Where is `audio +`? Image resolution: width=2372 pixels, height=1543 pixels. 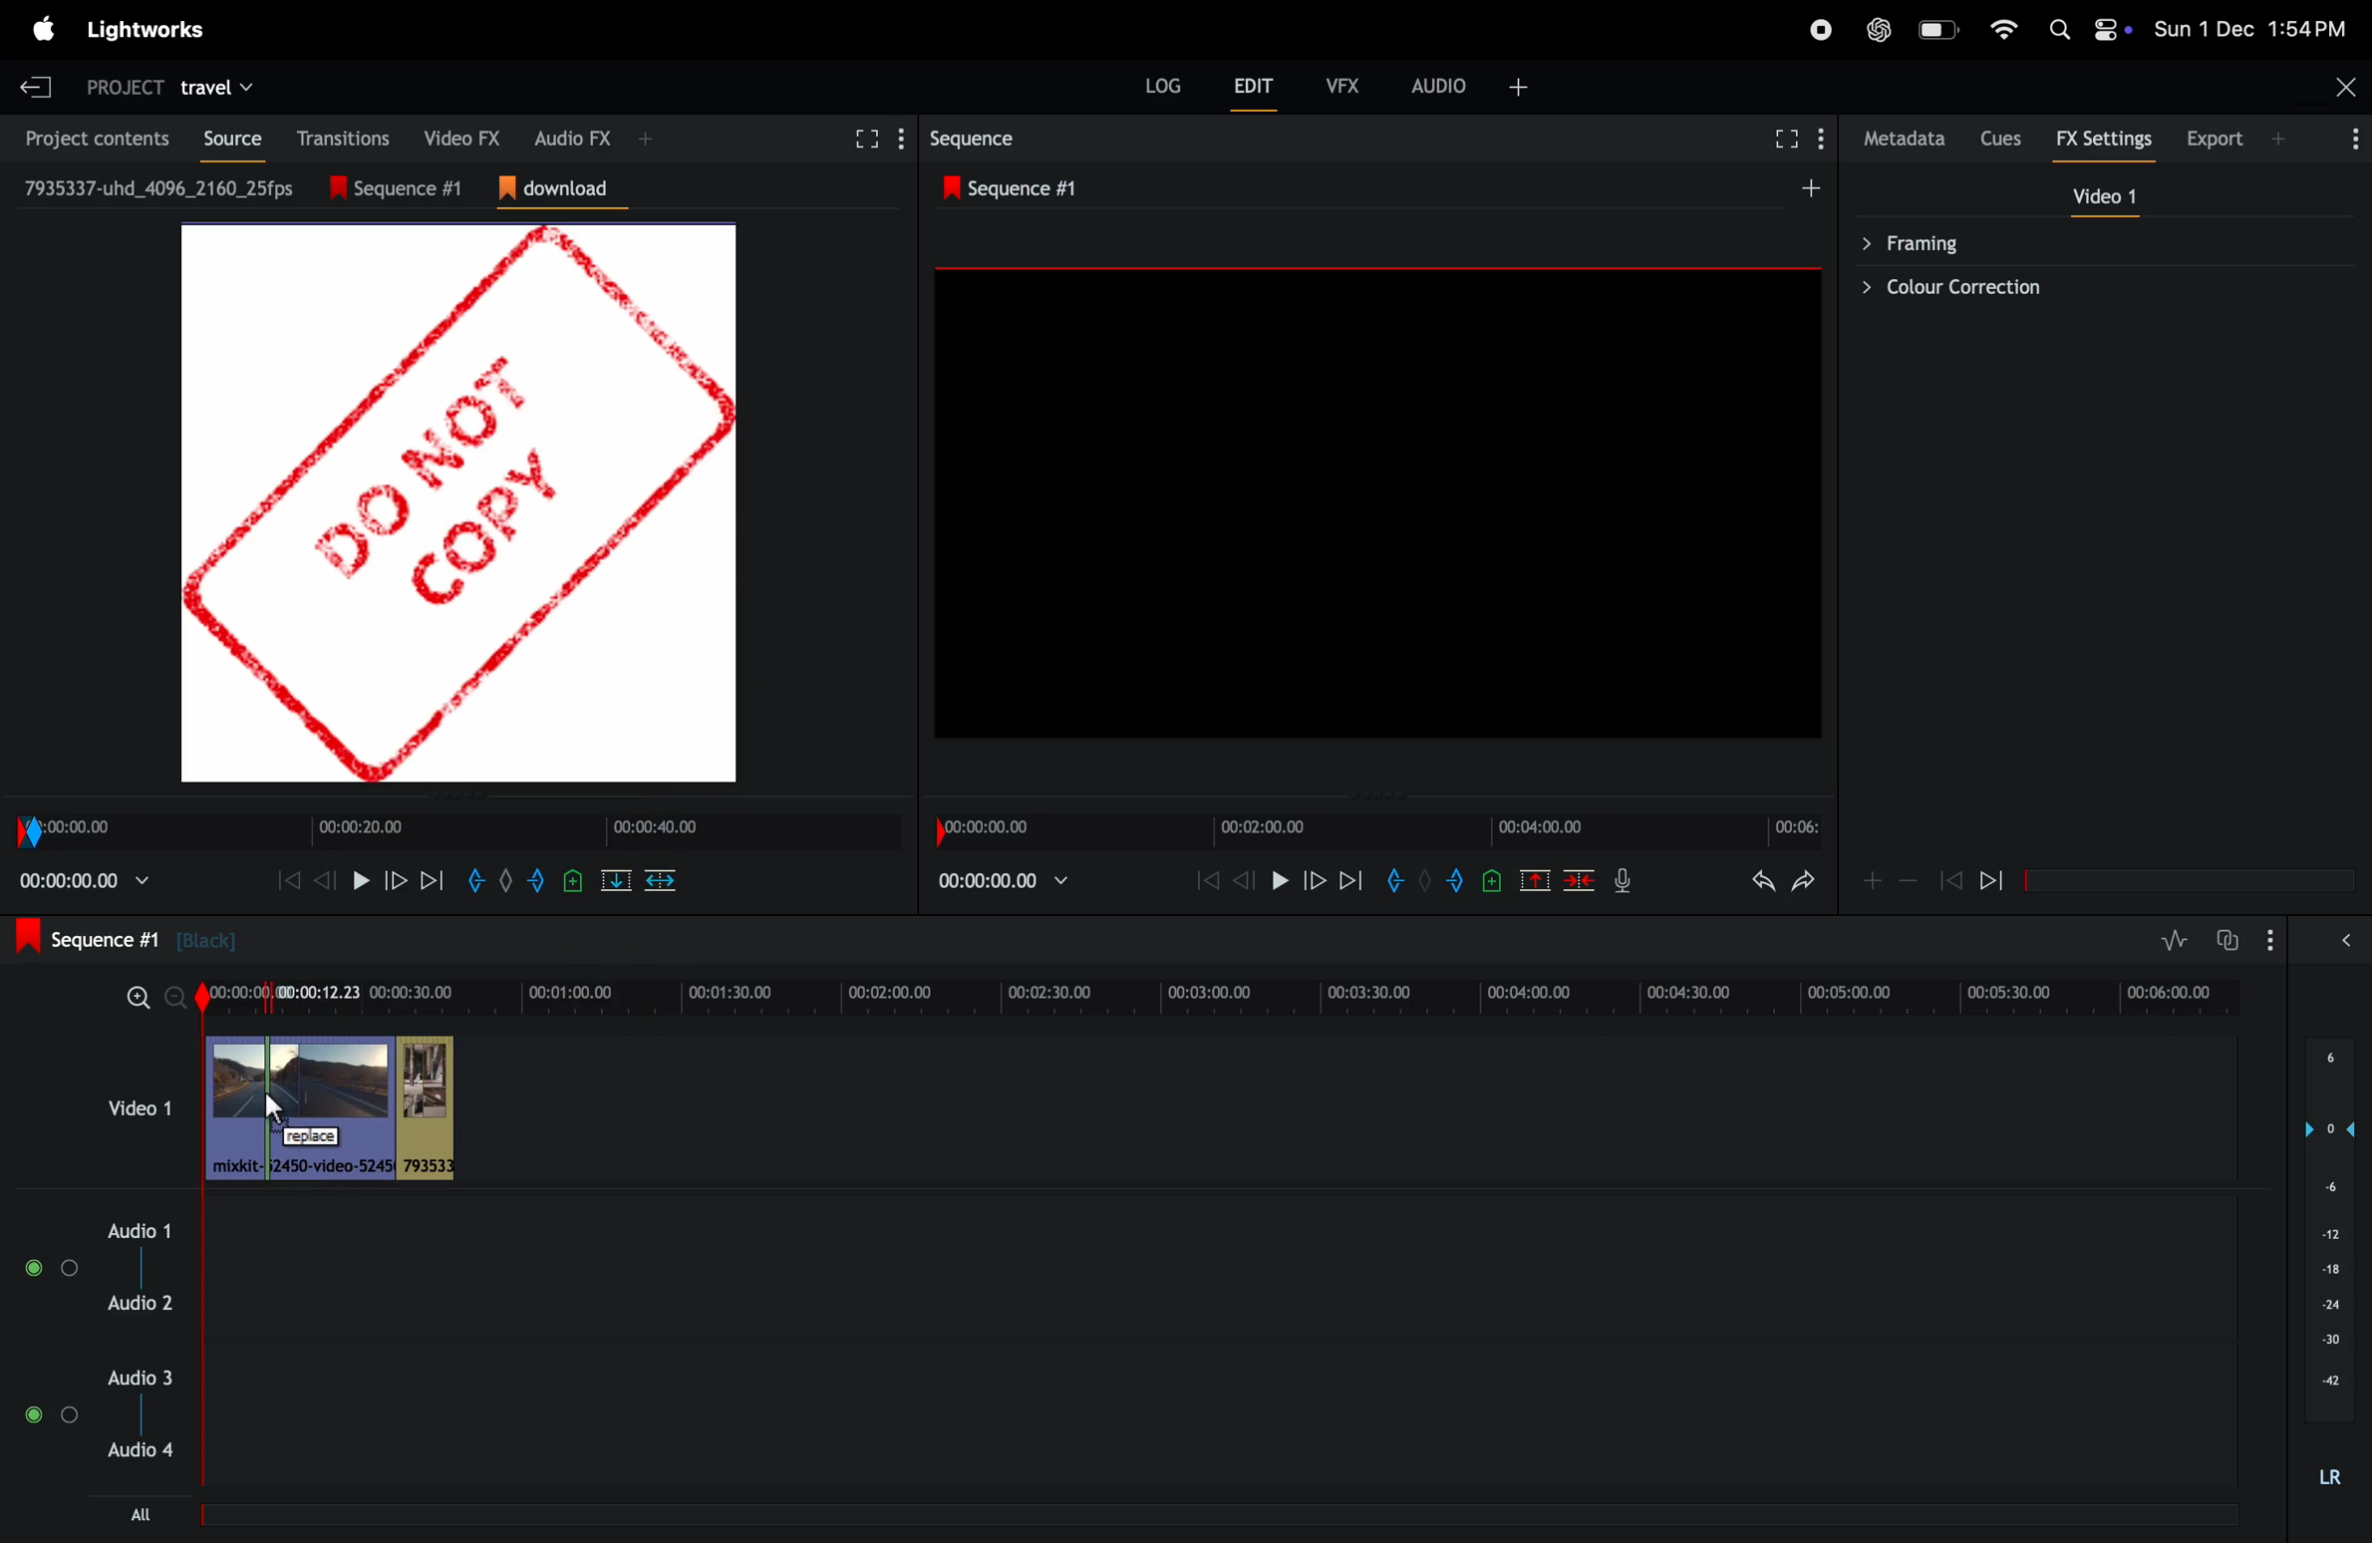
audio + is located at coordinates (1440, 86).